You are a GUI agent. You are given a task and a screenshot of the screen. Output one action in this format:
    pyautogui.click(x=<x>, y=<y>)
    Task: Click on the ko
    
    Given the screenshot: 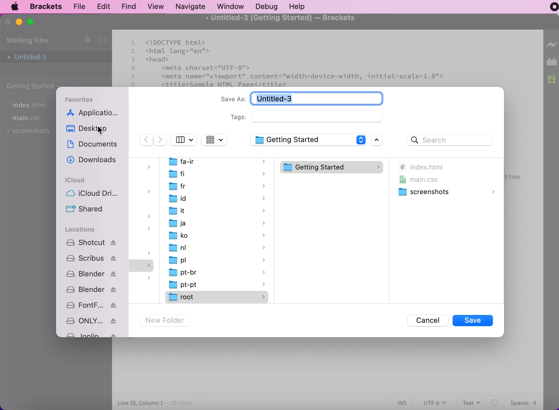 What is the action you would take?
    pyautogui.click(x=217, y=235)
    